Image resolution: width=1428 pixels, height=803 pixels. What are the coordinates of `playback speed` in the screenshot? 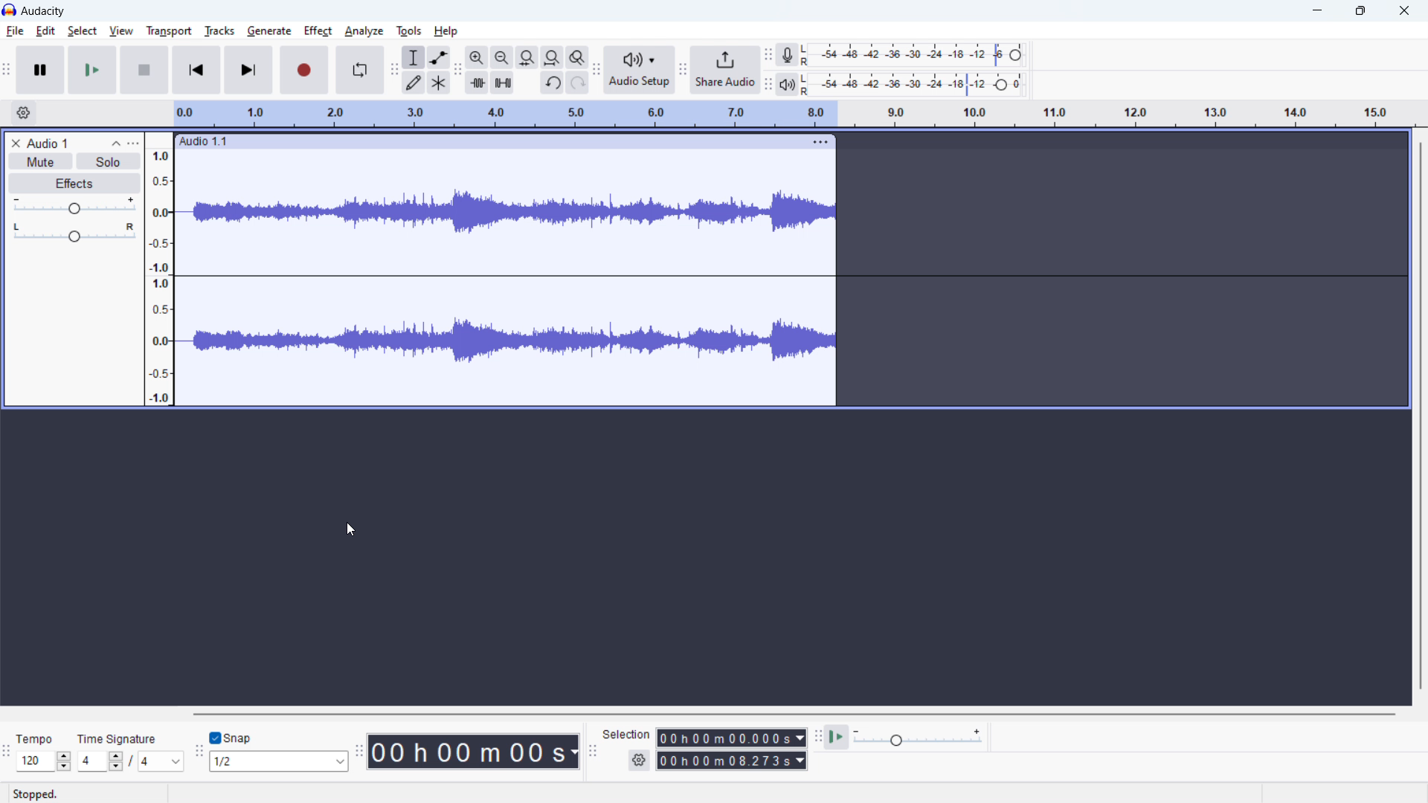 It's located at (919, 738).